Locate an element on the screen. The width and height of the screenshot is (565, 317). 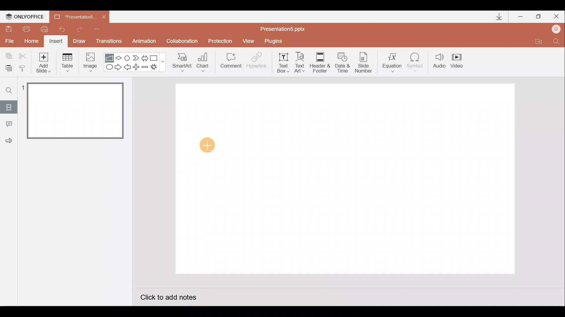
Minus is located at coordinates (145, 68).